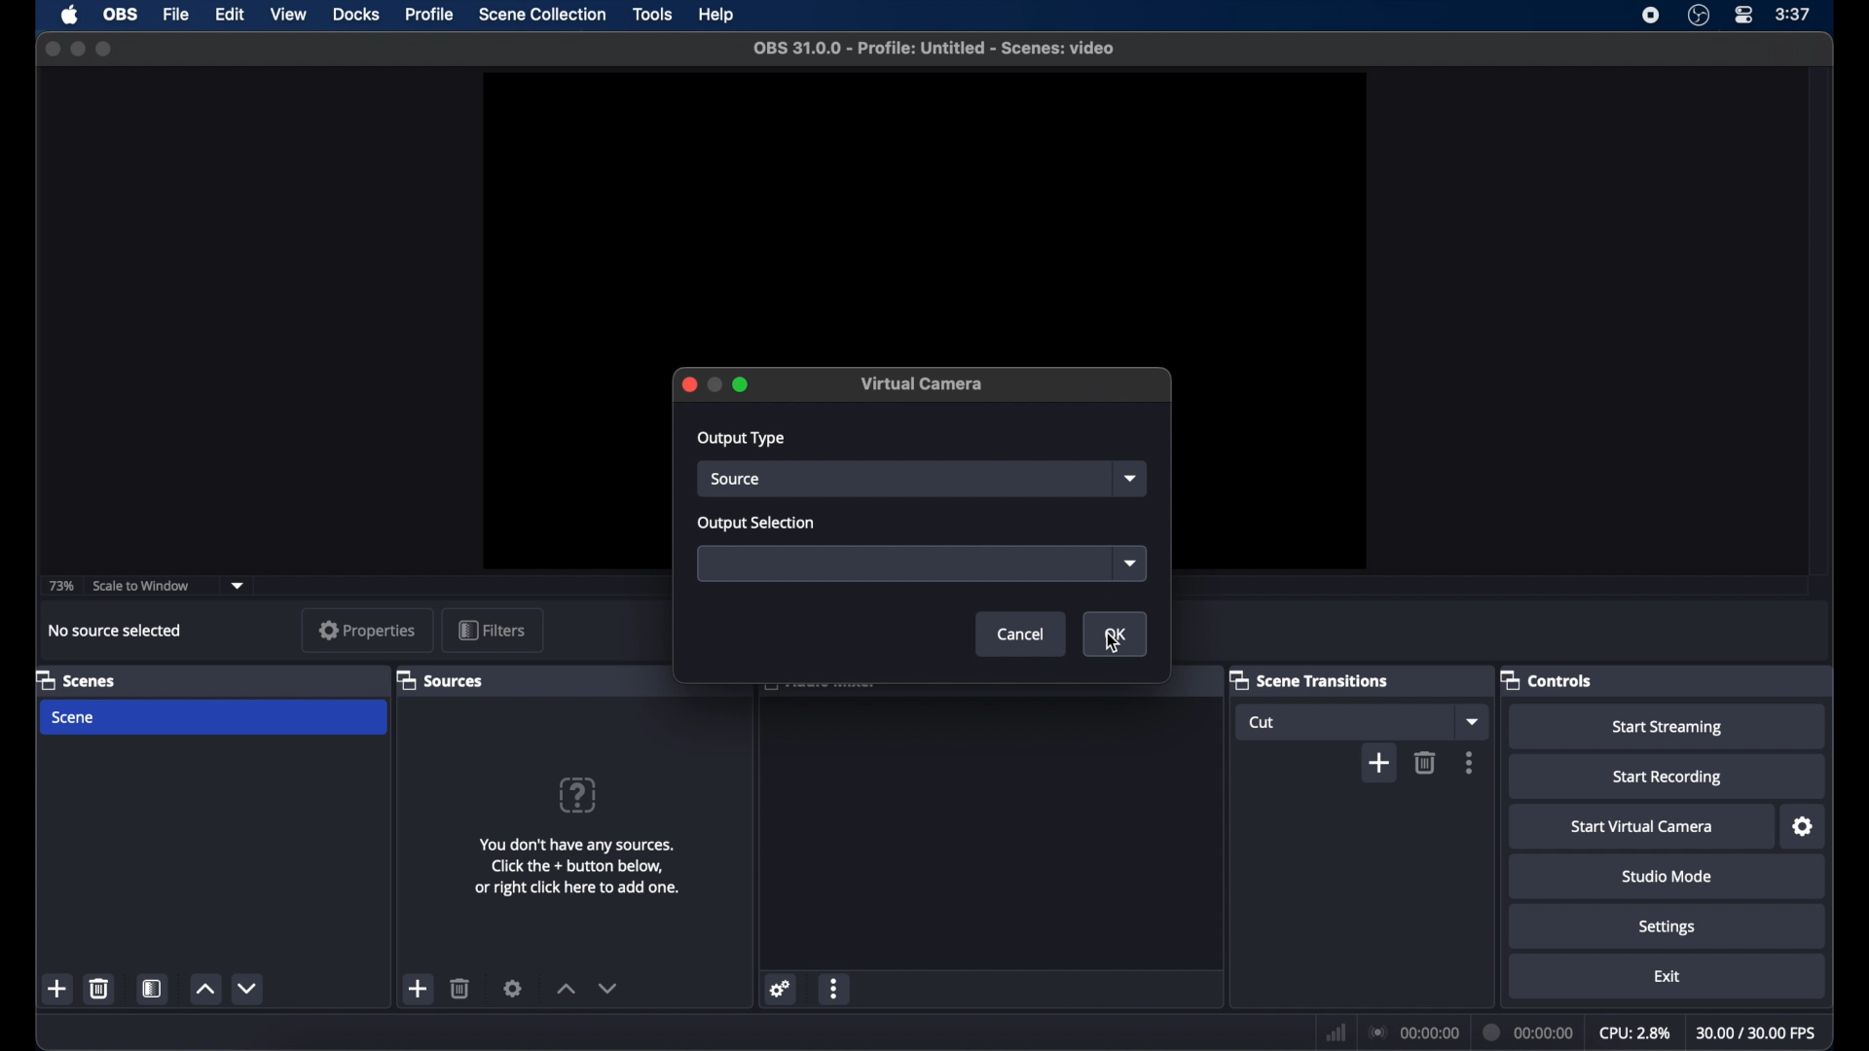  I want to click on delete, so click(1425, 762).